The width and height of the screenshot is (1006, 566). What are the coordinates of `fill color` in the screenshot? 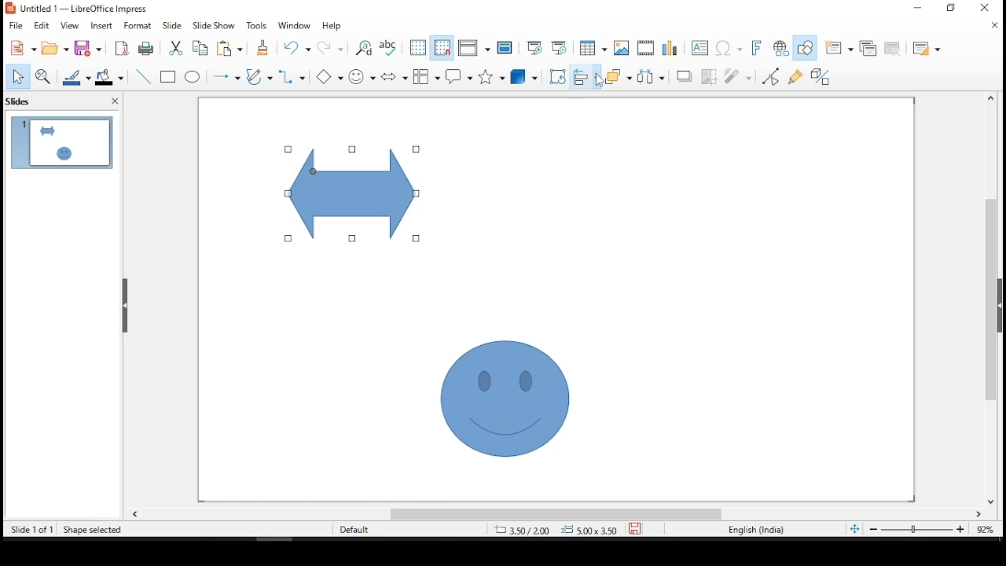 It's located at (109, 79).